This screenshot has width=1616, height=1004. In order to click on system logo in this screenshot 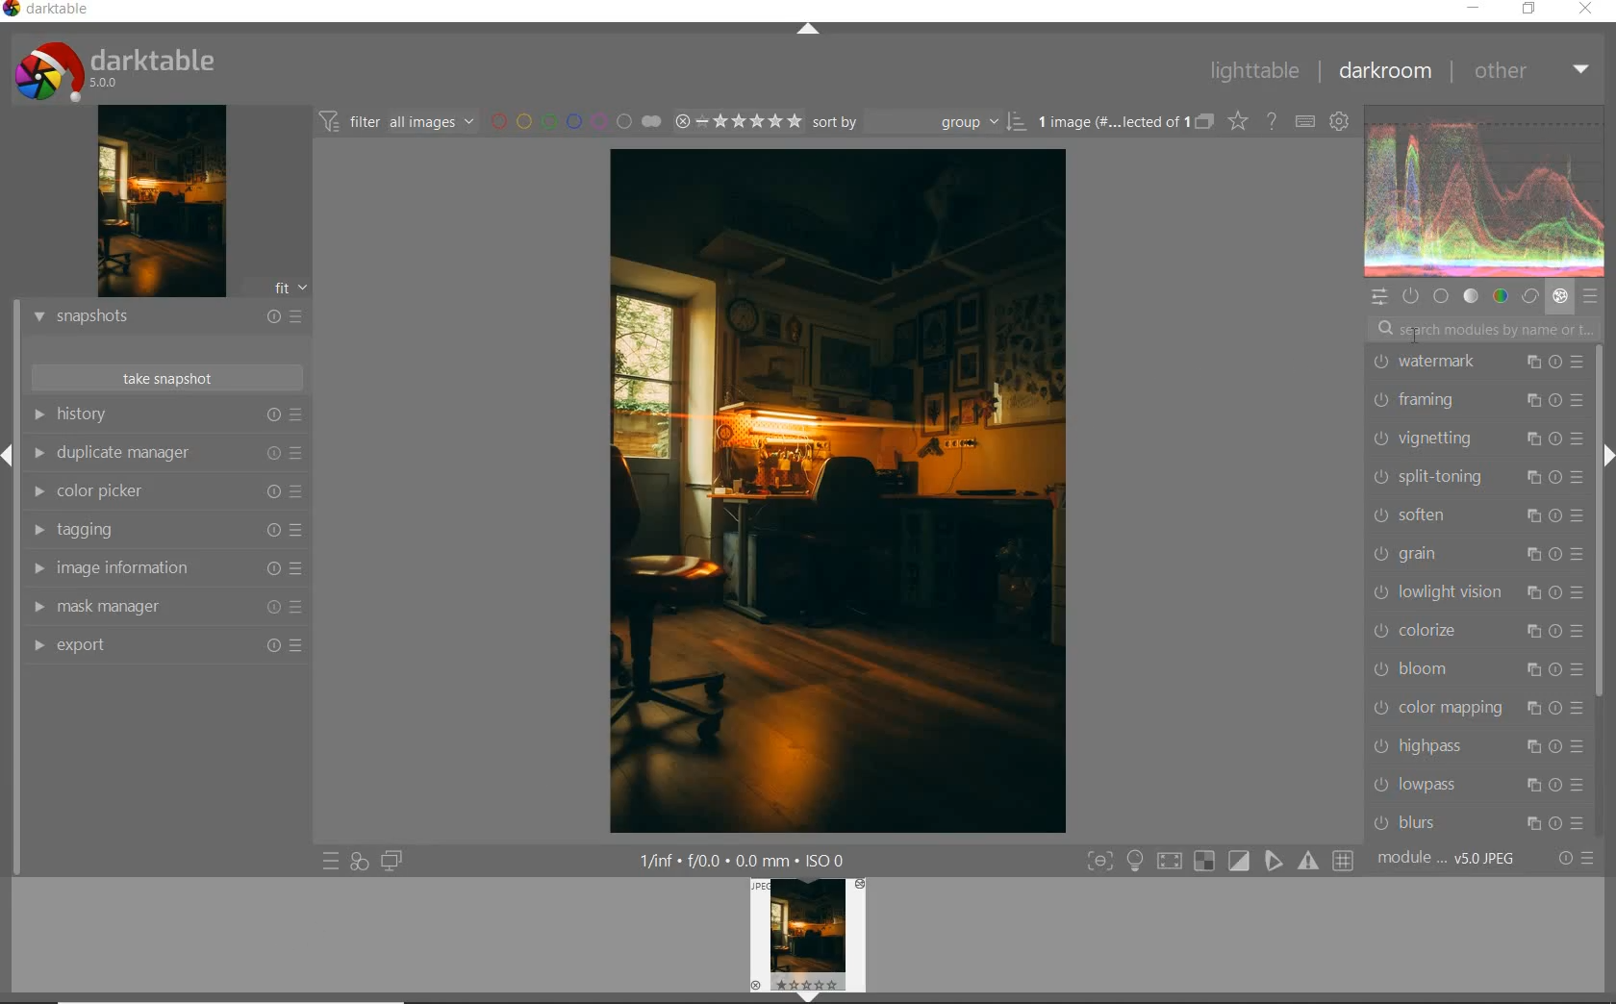, I will do `click(109, 72)`.